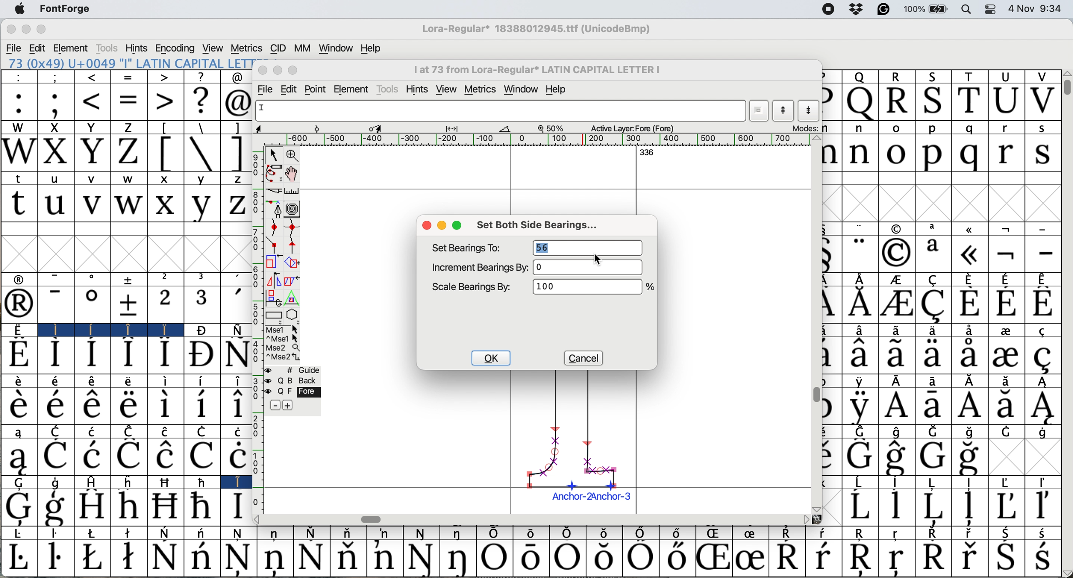 The image size is (1073, 578). I want to click on Symbol, so click(131, 431).